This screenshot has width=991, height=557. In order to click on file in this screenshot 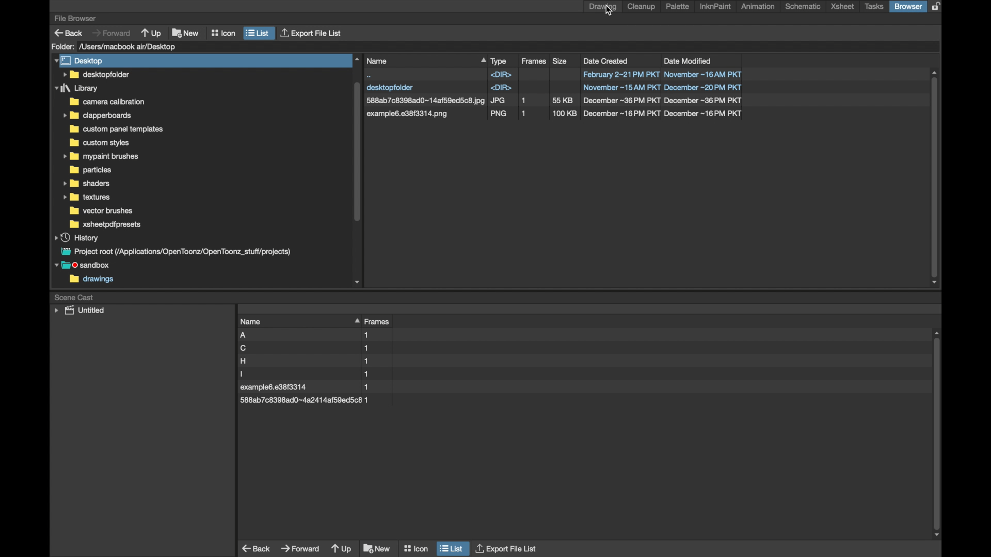, I will do `click(306, 374)`.